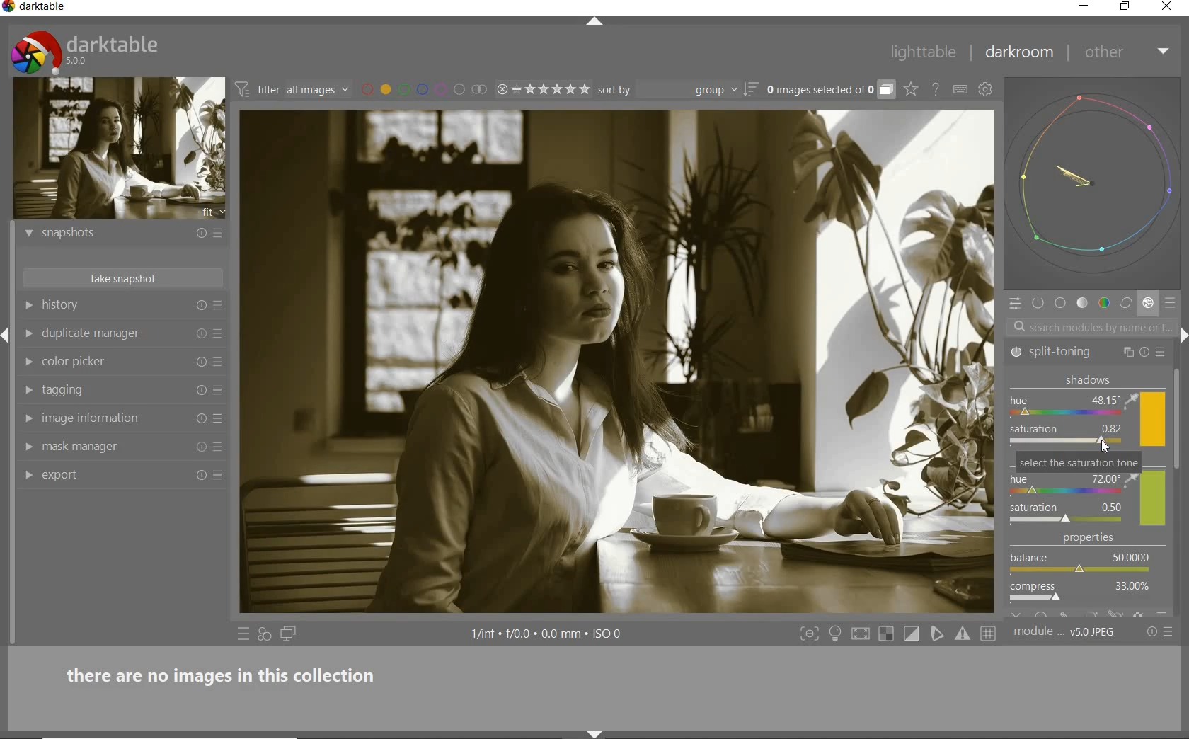  Describe the element at coordinates (938, 636) in the screenshot. I see `toggle softproofing` at that location.